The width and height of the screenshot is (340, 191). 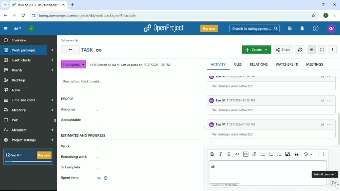 What do you see at coordinates (234, 125) in the screenshot?
I see `KM Kas M 11/26/2024 01:05 PM` at bounding box center [234, 125].